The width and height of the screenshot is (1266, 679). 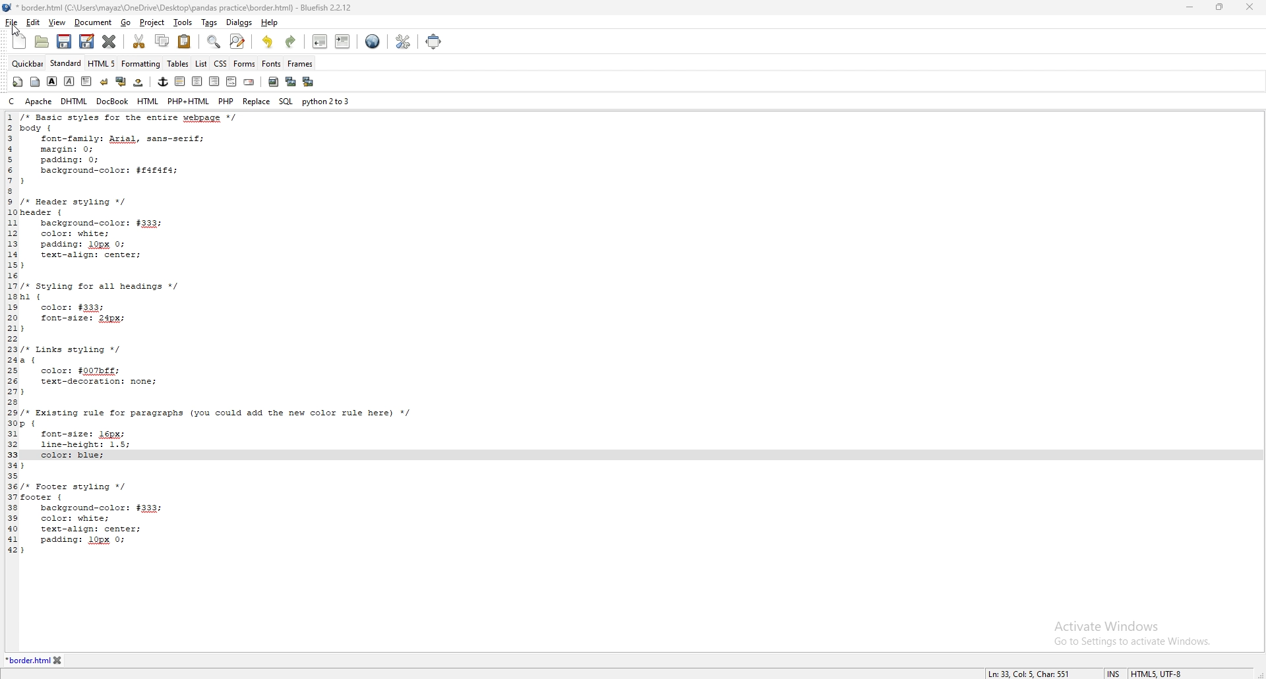 I want to click on Ln: 33, Col: 5. Char: 551, so click(x=1023, y=674).